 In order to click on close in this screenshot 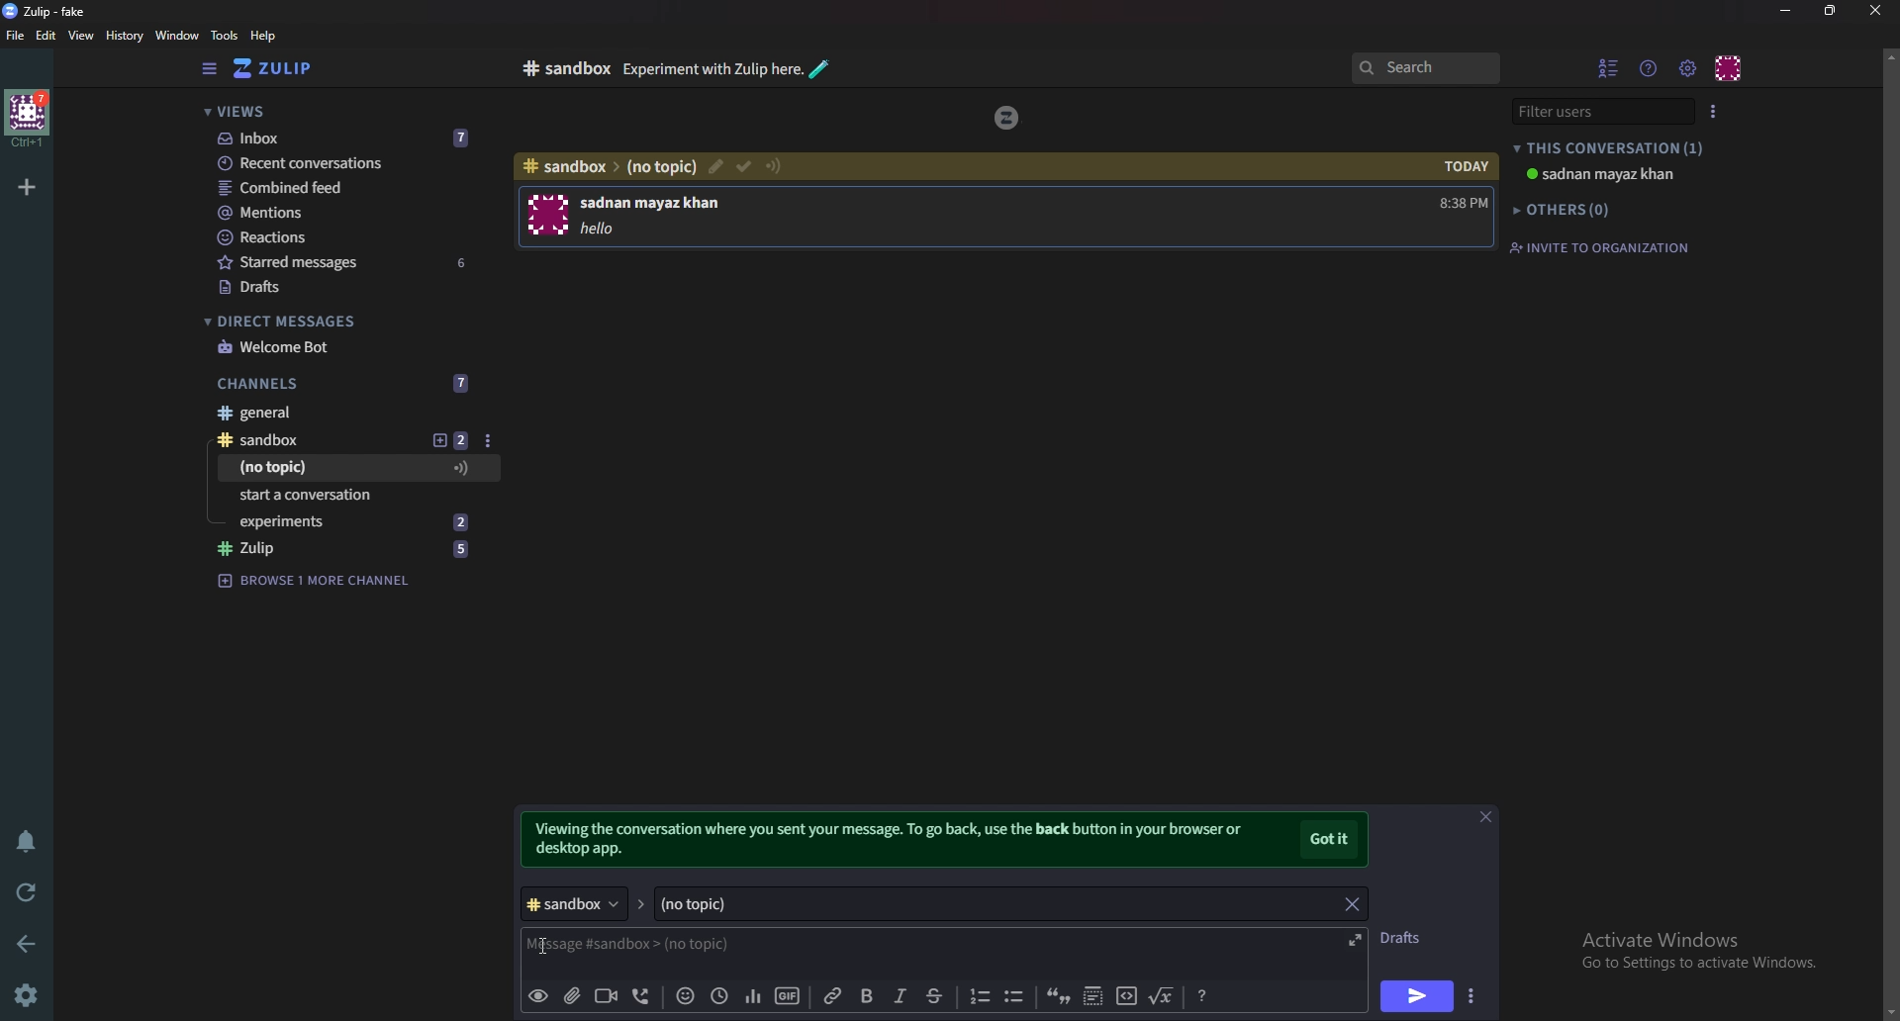, I will do `click(1485, 890)`.